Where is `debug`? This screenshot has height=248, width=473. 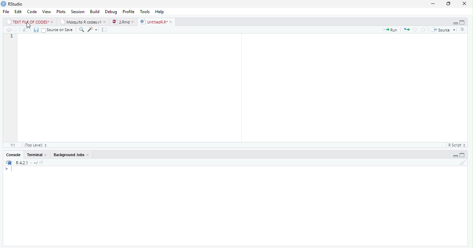
debug is located at coordinates (111, 11).